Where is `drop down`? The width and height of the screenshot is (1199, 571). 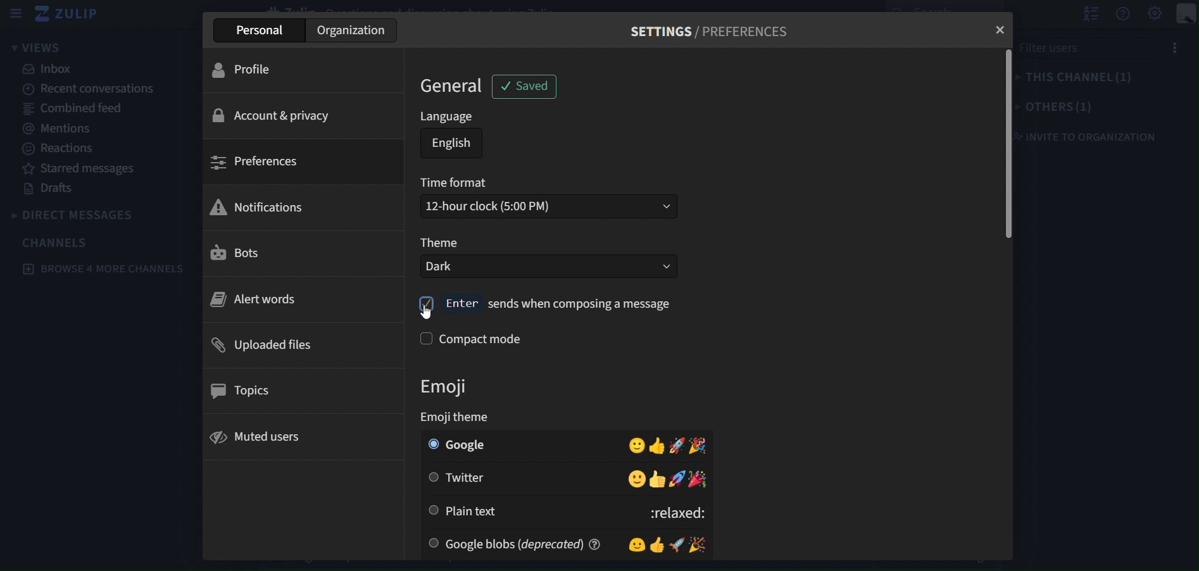
drop down is located at coordinates (658, 267).